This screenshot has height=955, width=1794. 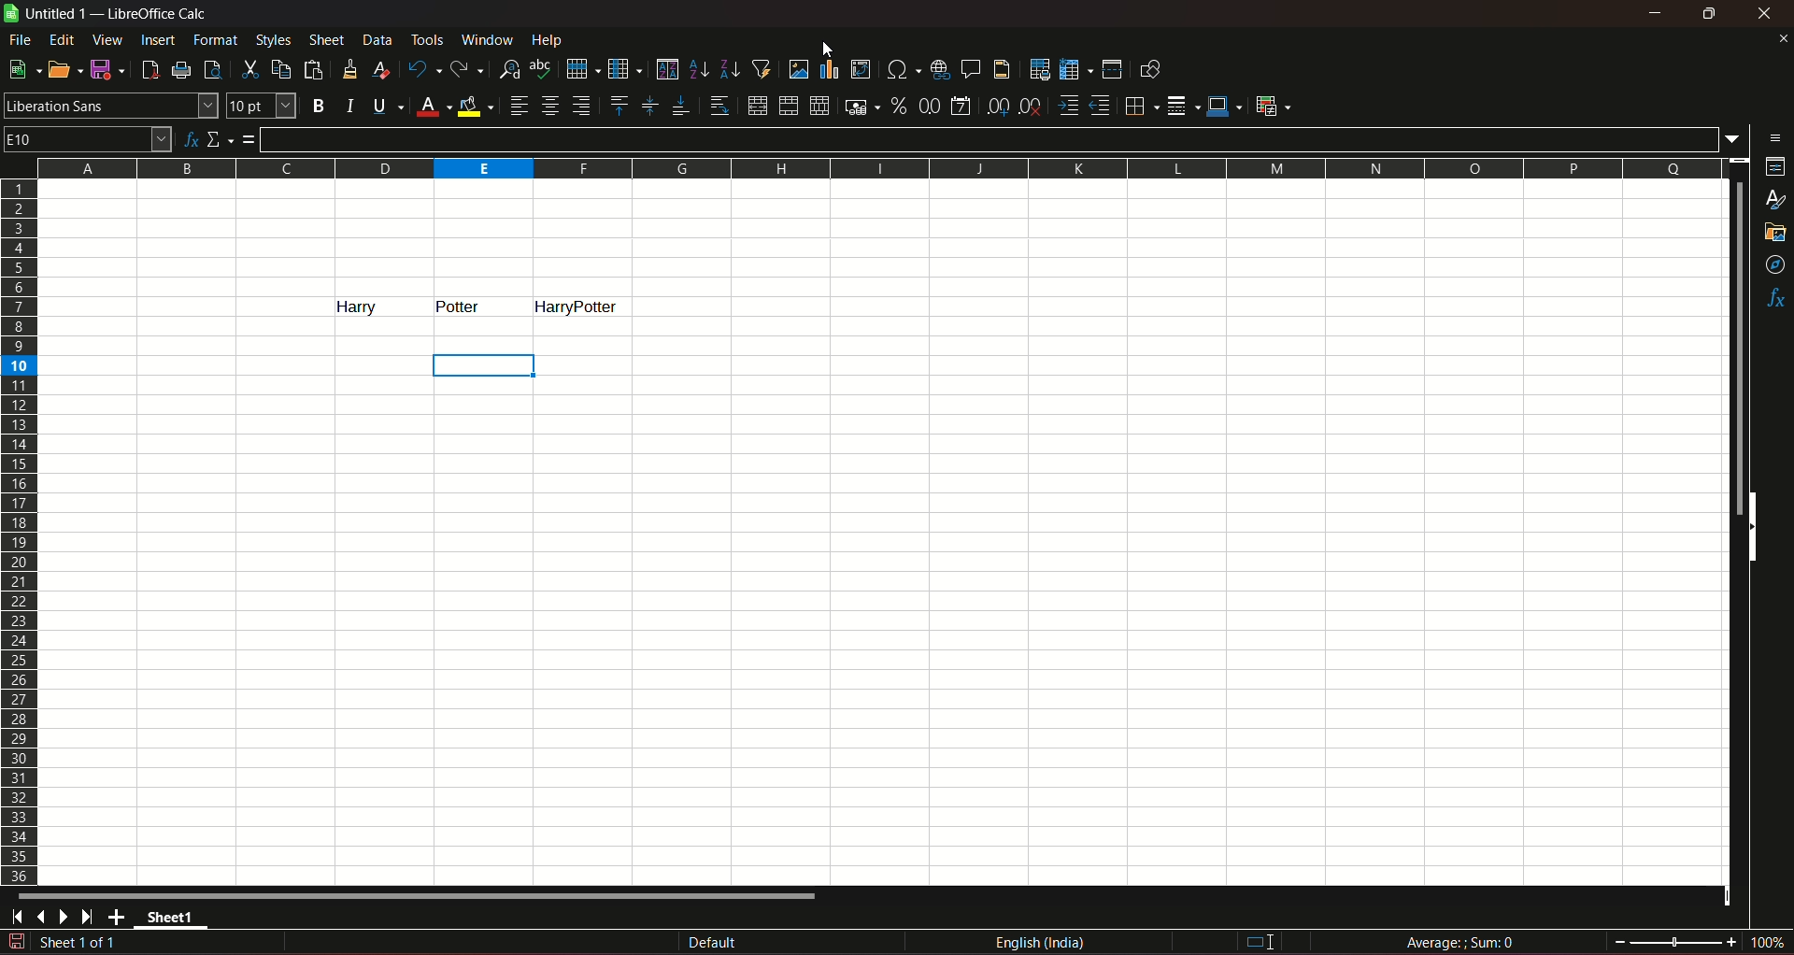 I want to click on redo, so click(x=467, y=67).